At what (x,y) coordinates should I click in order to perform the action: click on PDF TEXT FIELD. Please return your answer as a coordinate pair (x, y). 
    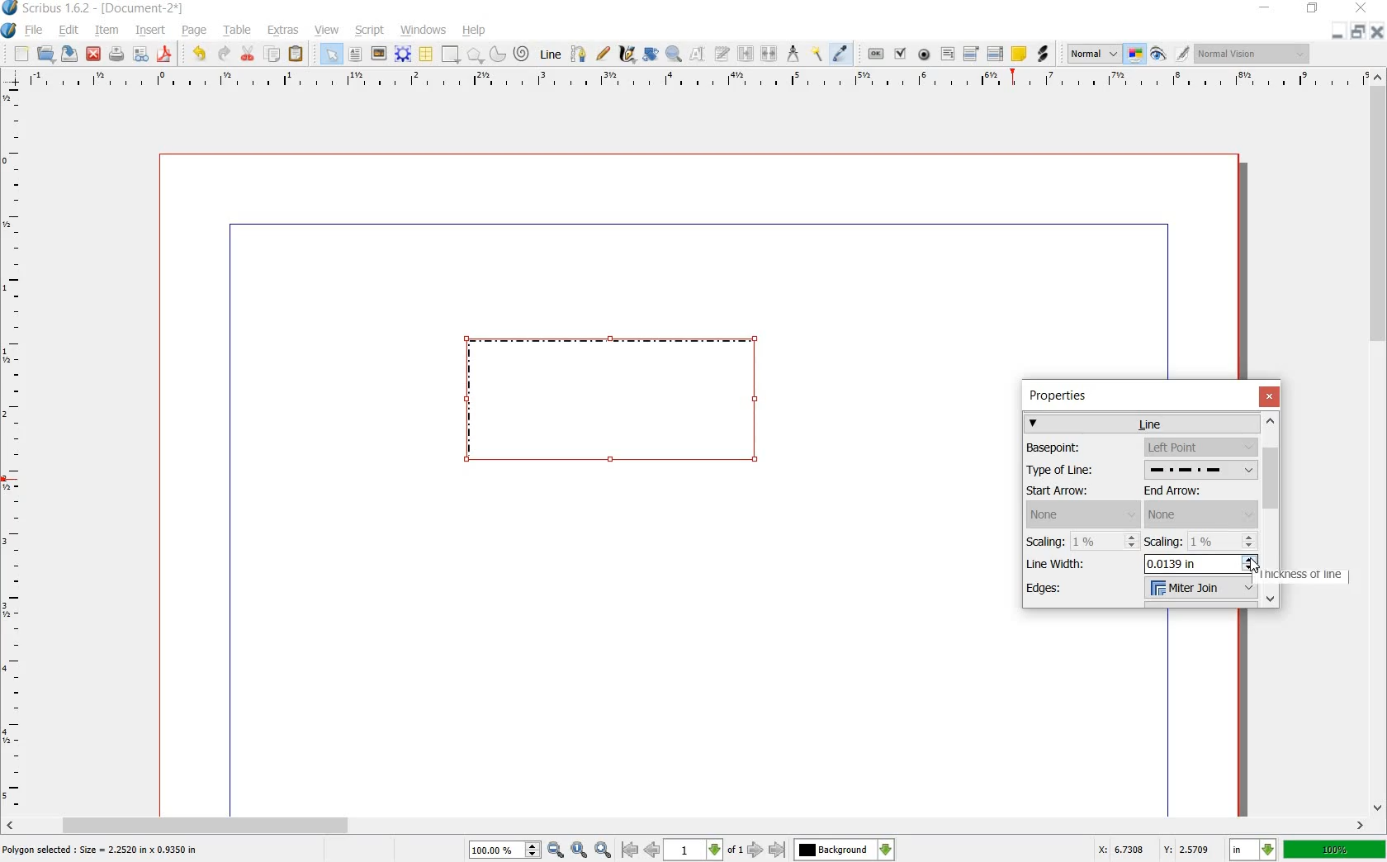
    Looking at the image, I should click on (947, 54).